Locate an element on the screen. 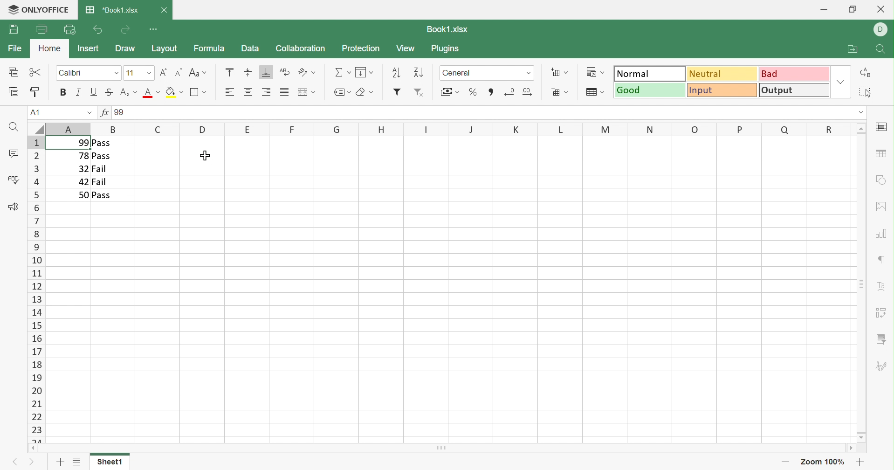 The height and width of the screenshot is (470, 894). Draw is located at coordinates (124, 48).